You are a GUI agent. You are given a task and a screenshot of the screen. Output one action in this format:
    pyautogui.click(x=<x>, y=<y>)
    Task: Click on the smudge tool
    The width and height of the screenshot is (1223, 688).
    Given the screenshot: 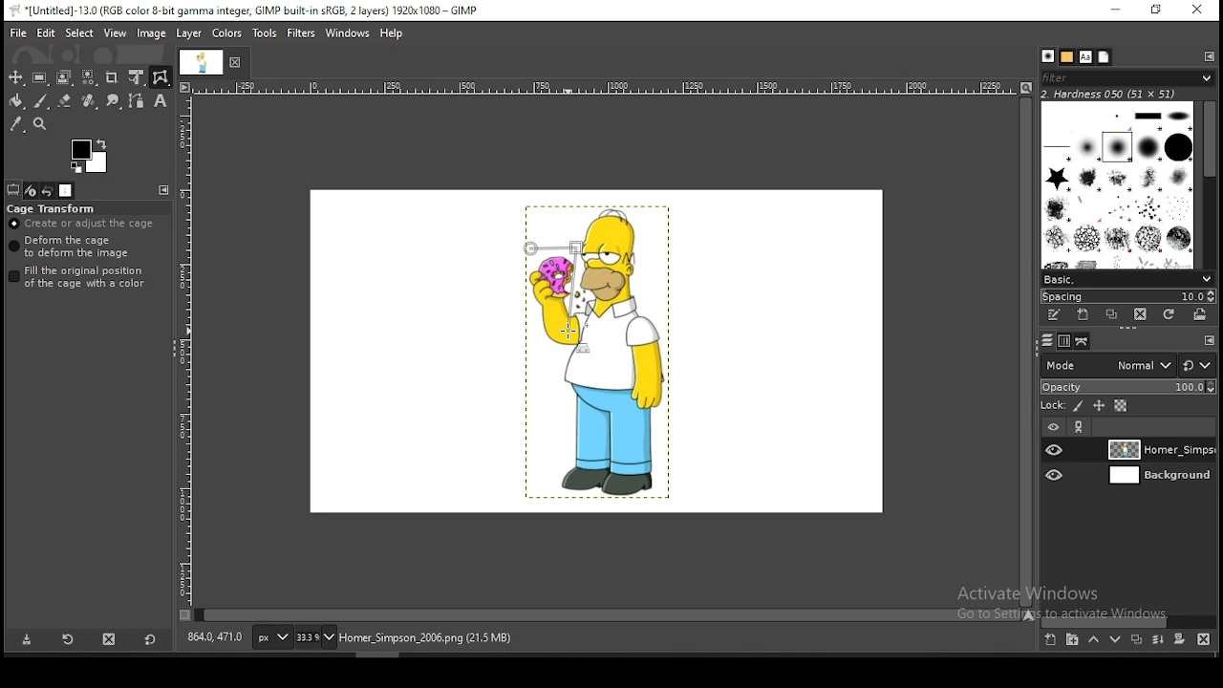 What is the action you would take?
    pyautogui.click(x=112, y=100)
    